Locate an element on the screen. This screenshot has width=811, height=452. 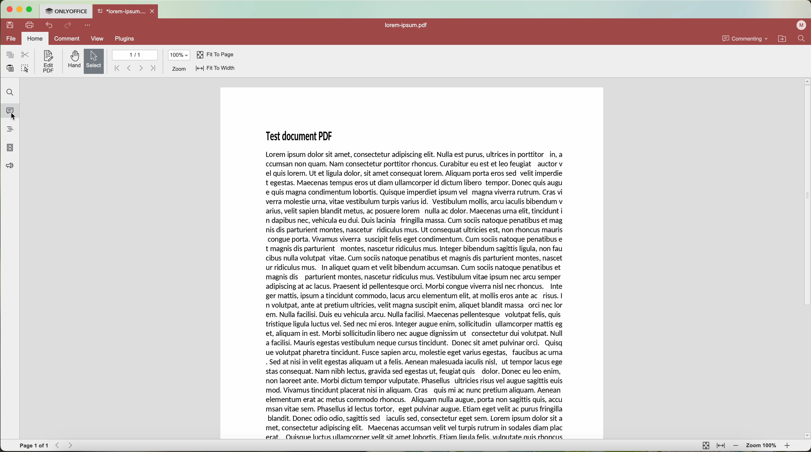
zoom is located at coordinates (179, 69).